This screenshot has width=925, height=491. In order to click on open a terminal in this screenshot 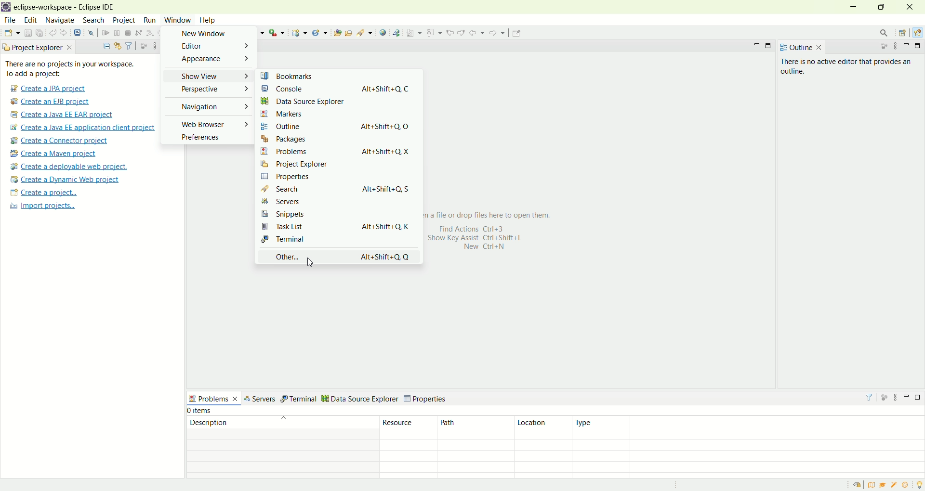, I will do `click(77, 33)`.